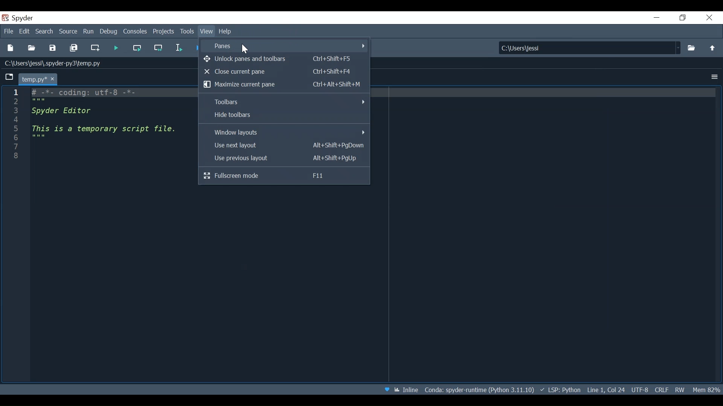 This screenshot has width=723, height=406. What do you see at coordinates (284, 102) in the screenshot?
I see `Toolbar` at bounding box center [284, 102].